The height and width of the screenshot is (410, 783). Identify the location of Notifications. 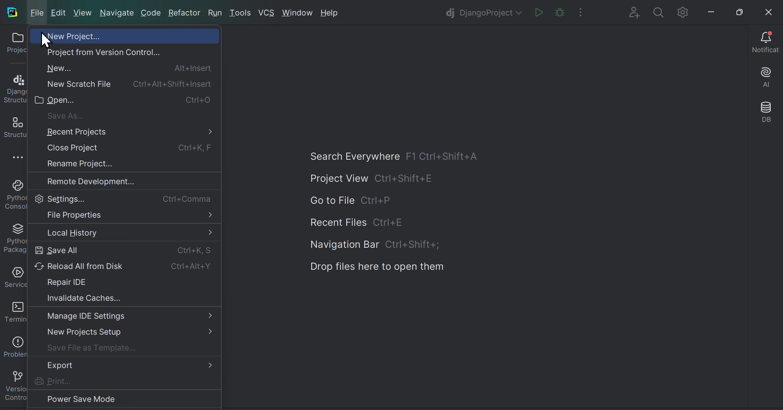
(763, 42).